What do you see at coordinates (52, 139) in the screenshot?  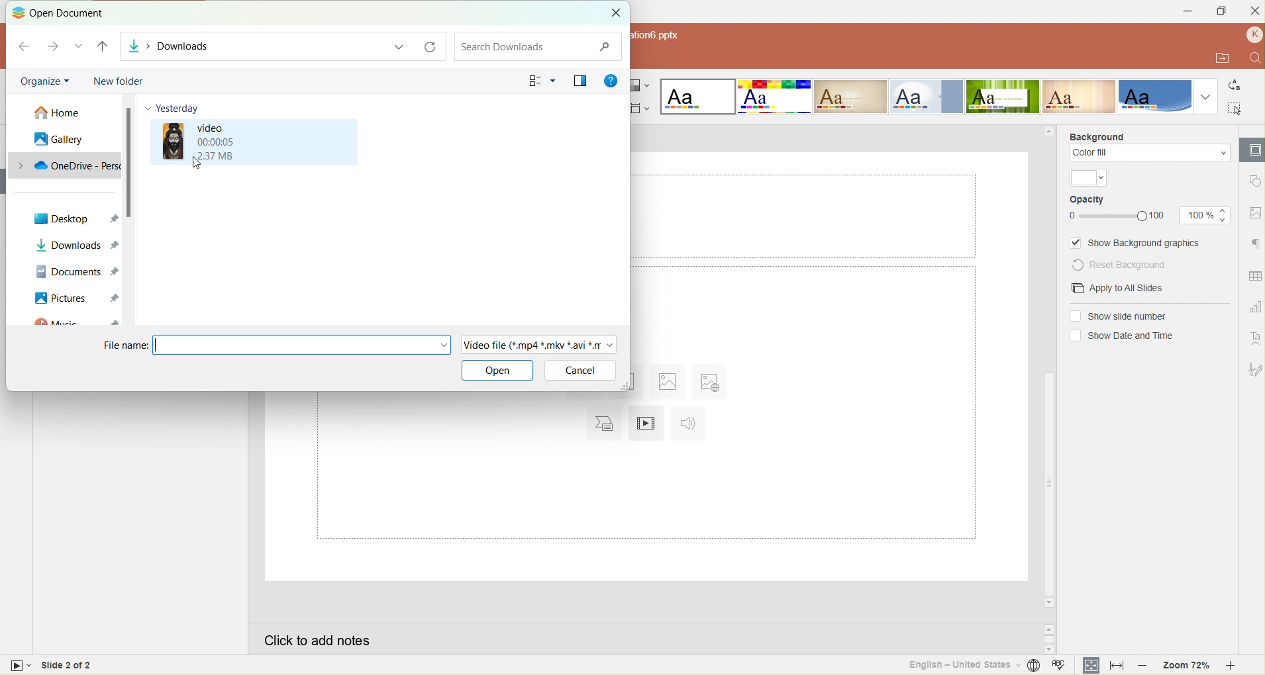 I see `Gallery` at bounding box center [52, 139].